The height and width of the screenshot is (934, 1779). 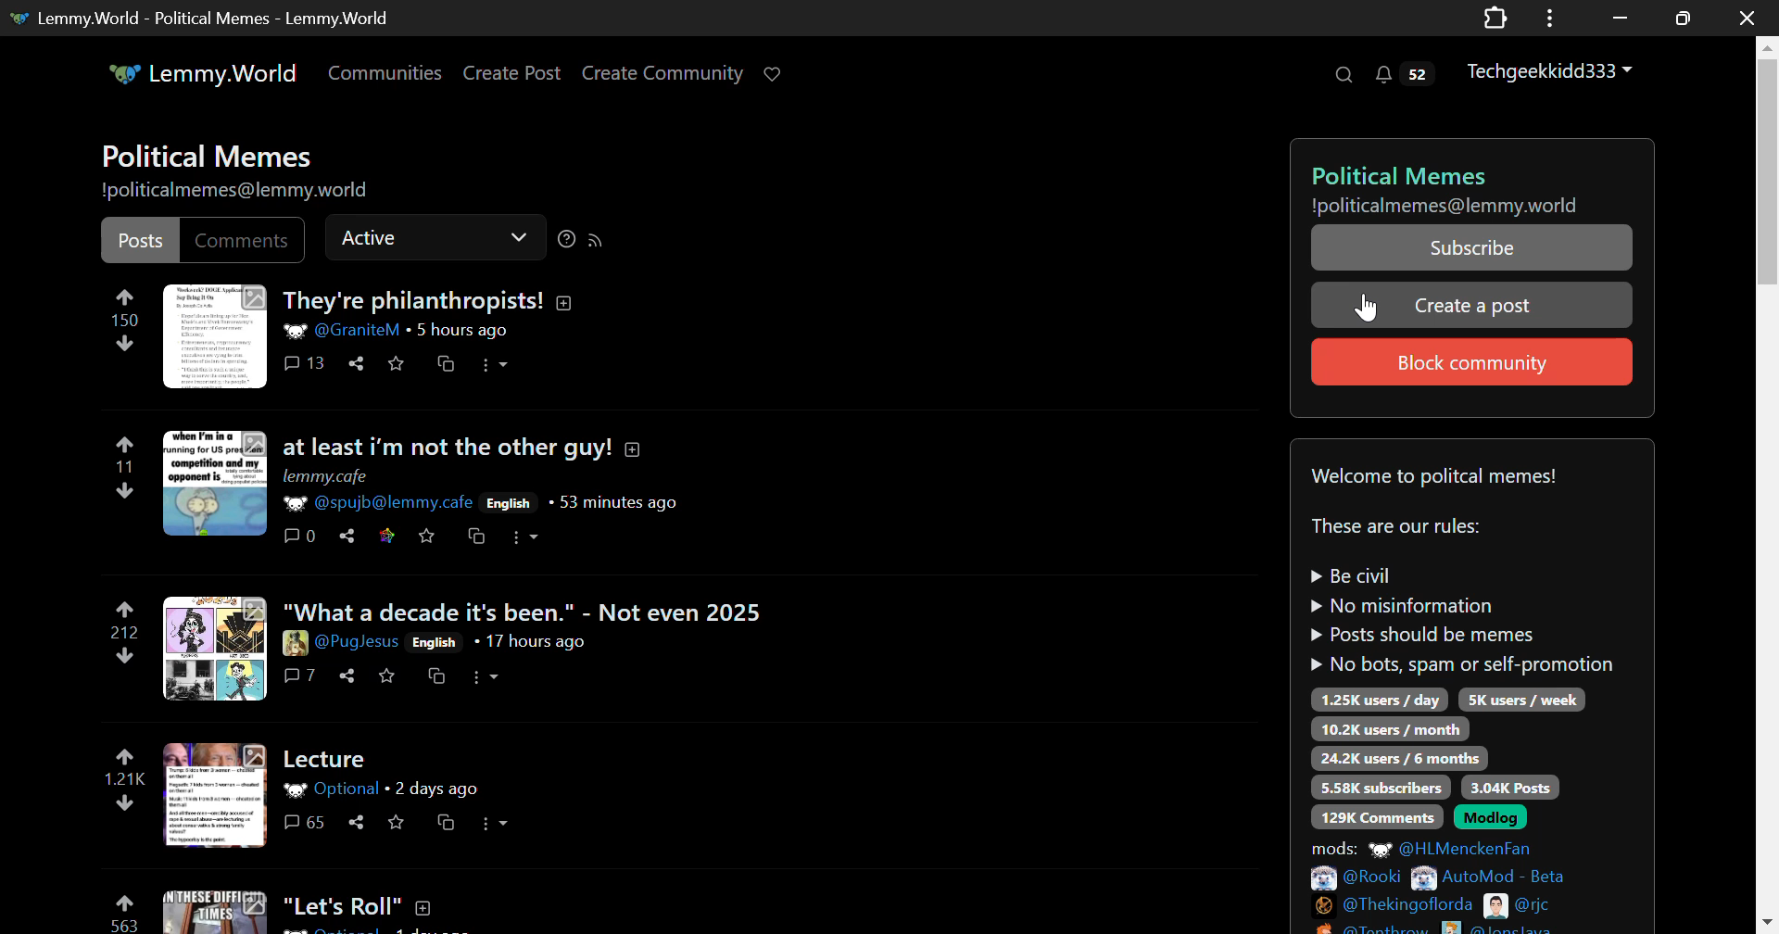 I want to click on Donate to Lemmy, so click(x=776, y=72).